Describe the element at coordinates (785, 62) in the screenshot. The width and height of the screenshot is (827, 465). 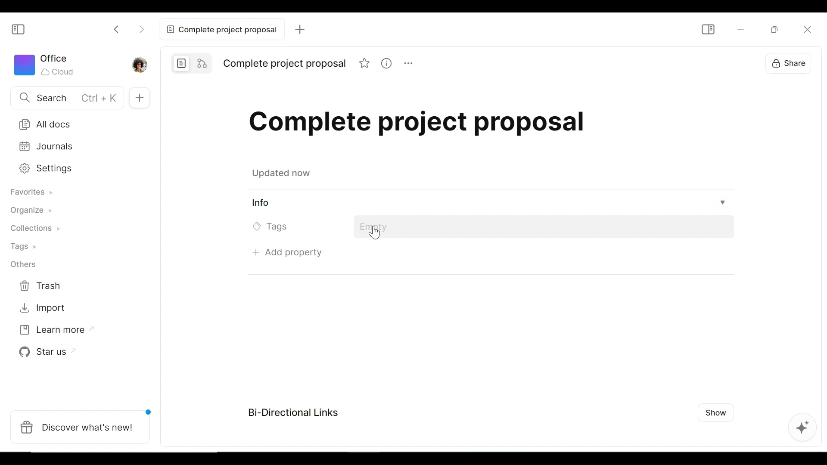
I see `Share` at that location.